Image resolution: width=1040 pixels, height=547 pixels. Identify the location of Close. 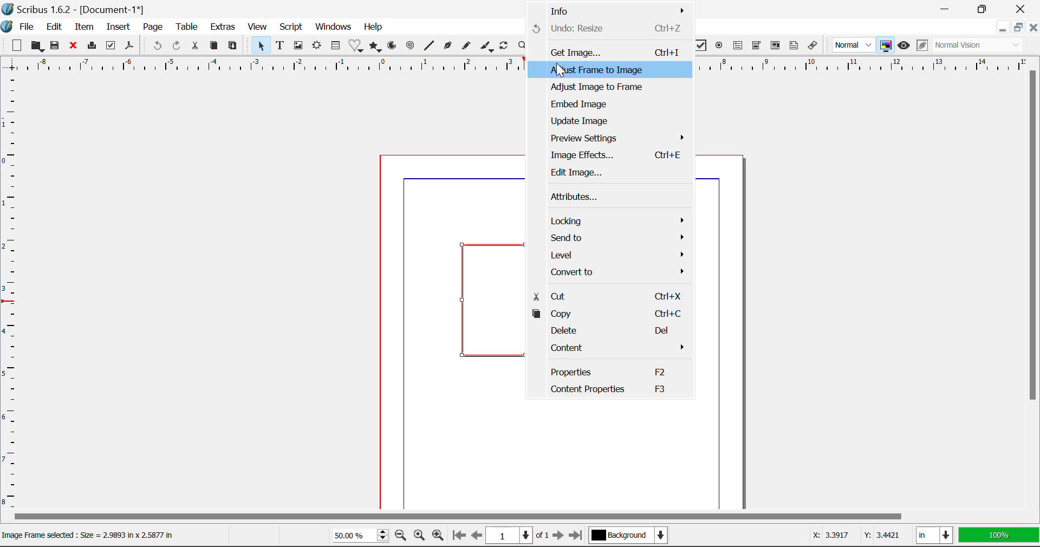
(1021, 9).